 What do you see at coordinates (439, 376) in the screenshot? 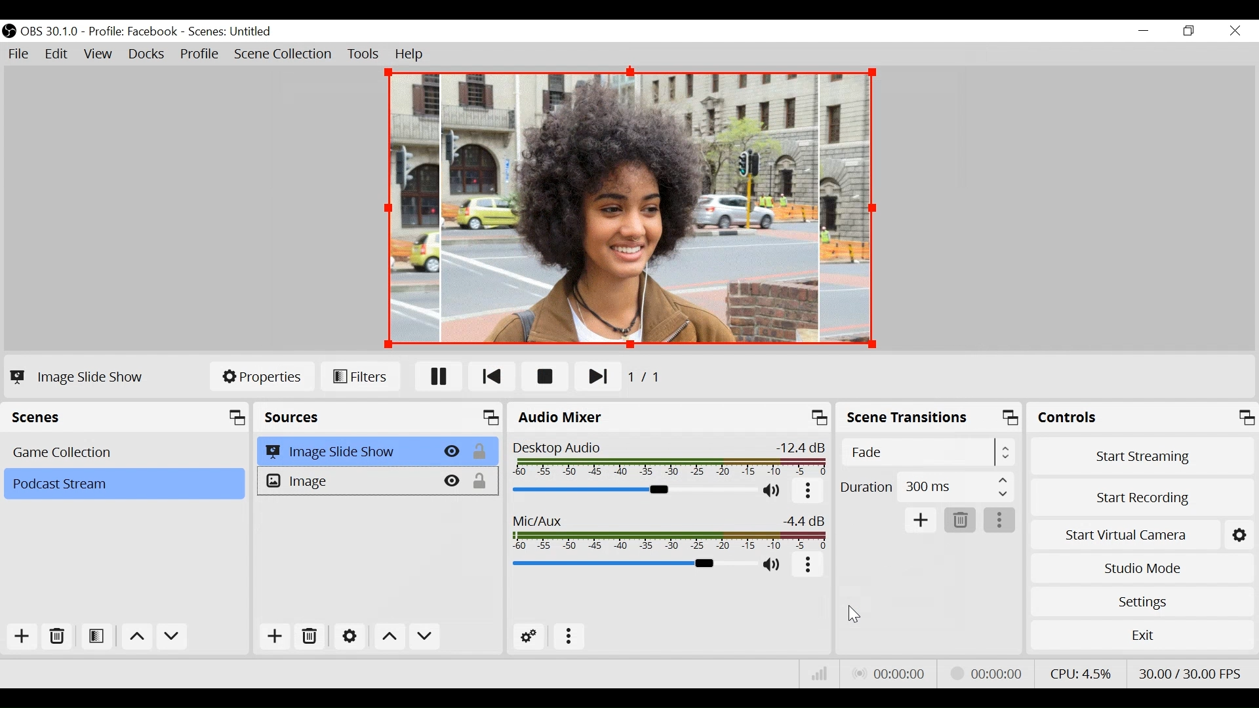
I see `Pause/Play` at bounding box center [439, 376].